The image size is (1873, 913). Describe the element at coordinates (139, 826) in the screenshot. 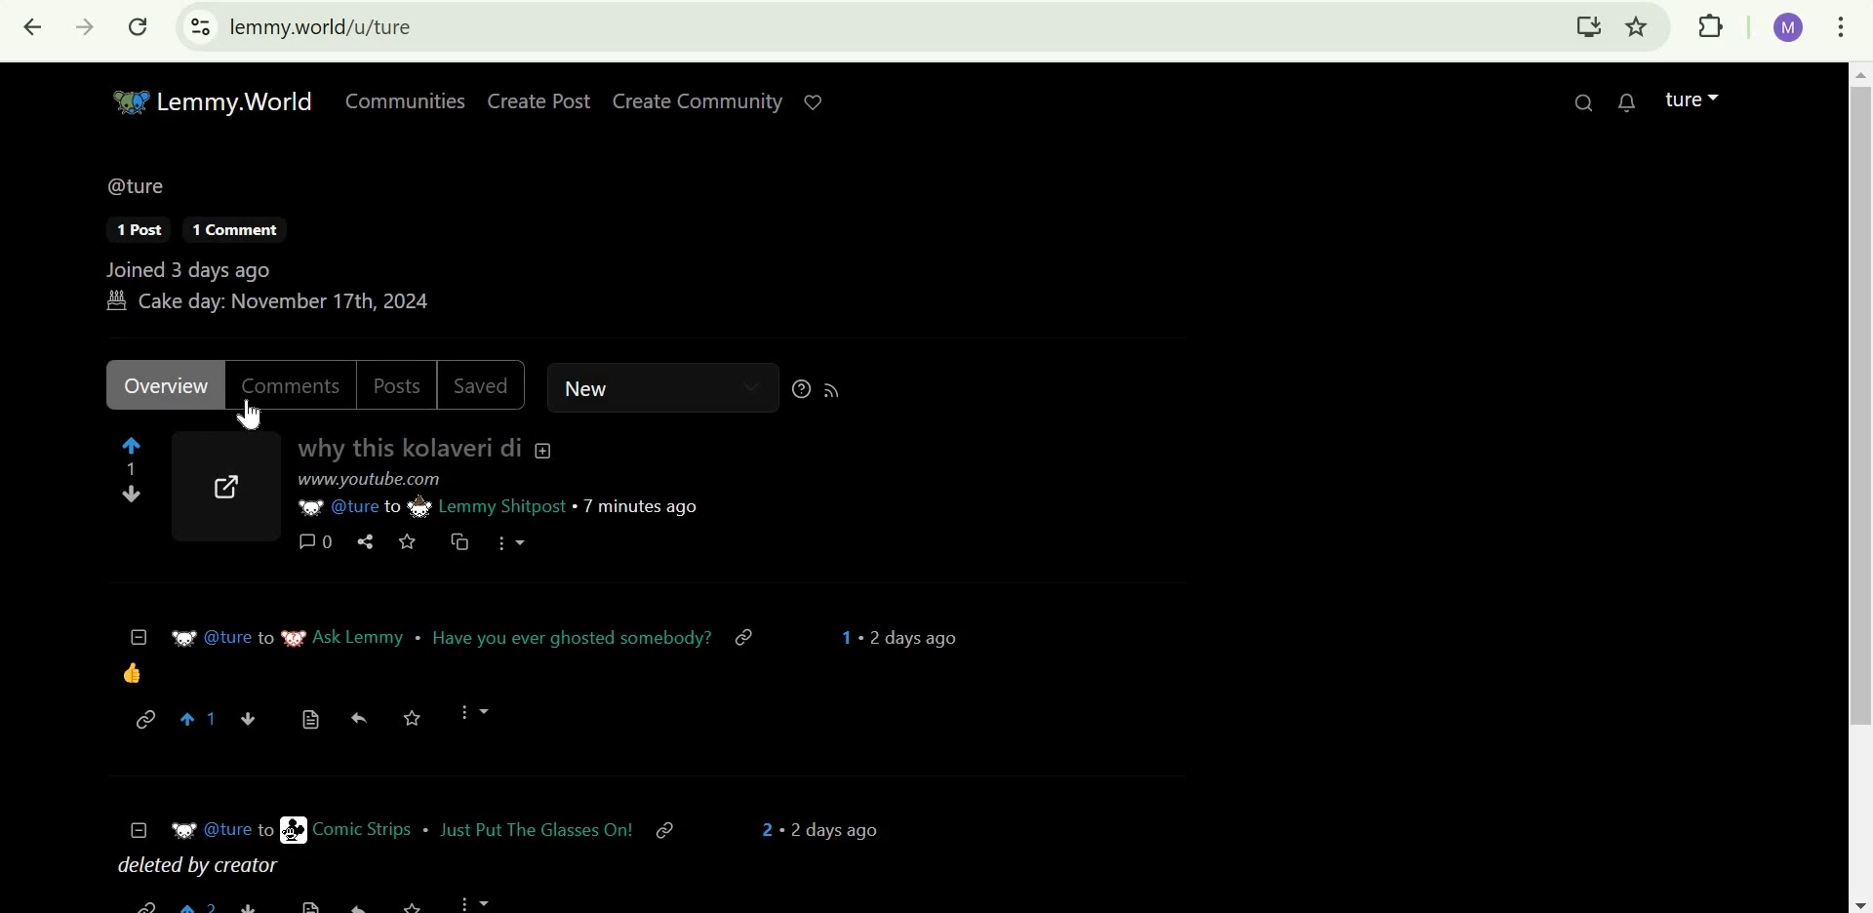

I see `collapse` at that location.